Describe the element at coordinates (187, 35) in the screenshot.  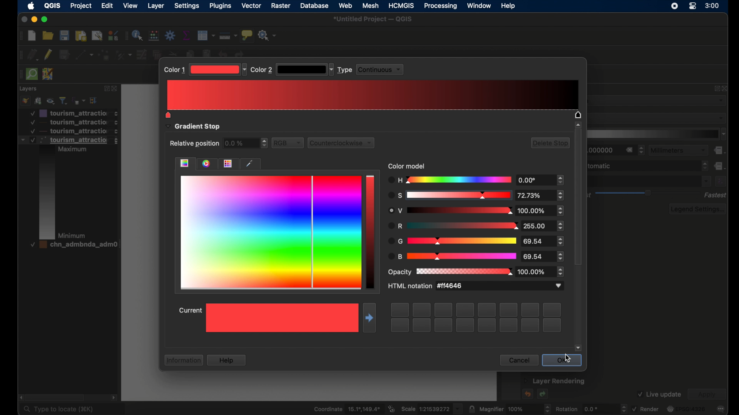
I see `show statistical summary` at that location.